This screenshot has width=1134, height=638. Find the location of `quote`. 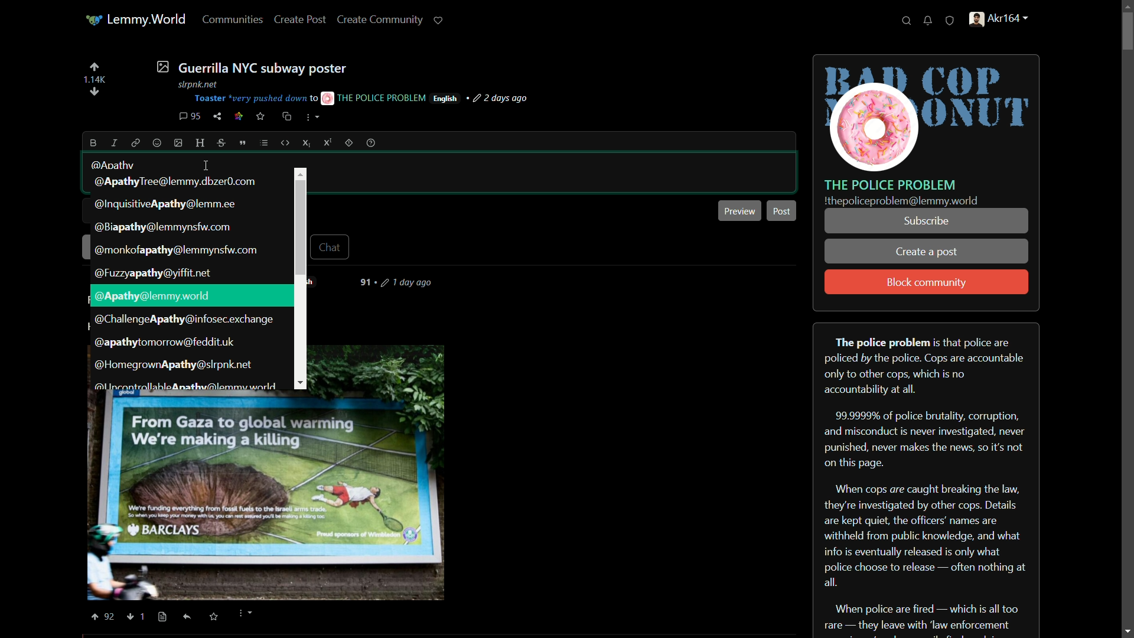

quote is located at coordinates (243, 143).